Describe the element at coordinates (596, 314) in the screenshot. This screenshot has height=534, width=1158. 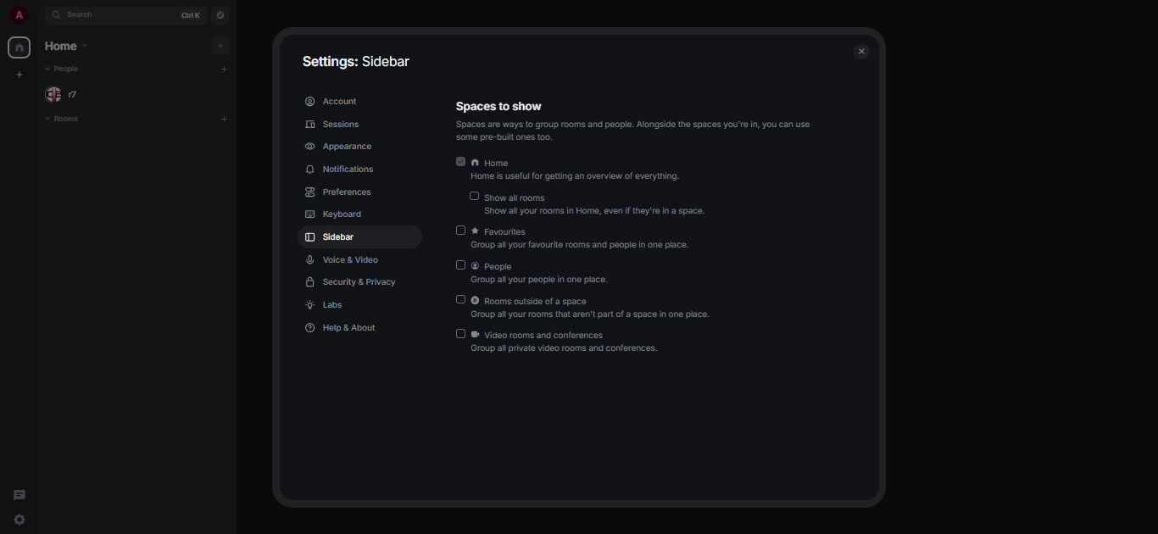
I see `Group all your rooms that aren't part of a space in one place.` at that location.